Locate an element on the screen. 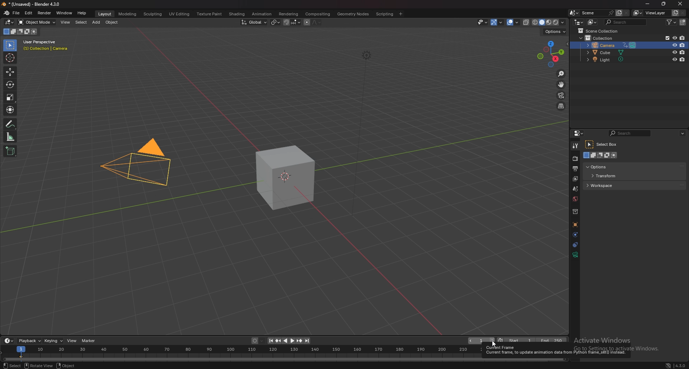  delete scene is located at coordinates (627, 13).